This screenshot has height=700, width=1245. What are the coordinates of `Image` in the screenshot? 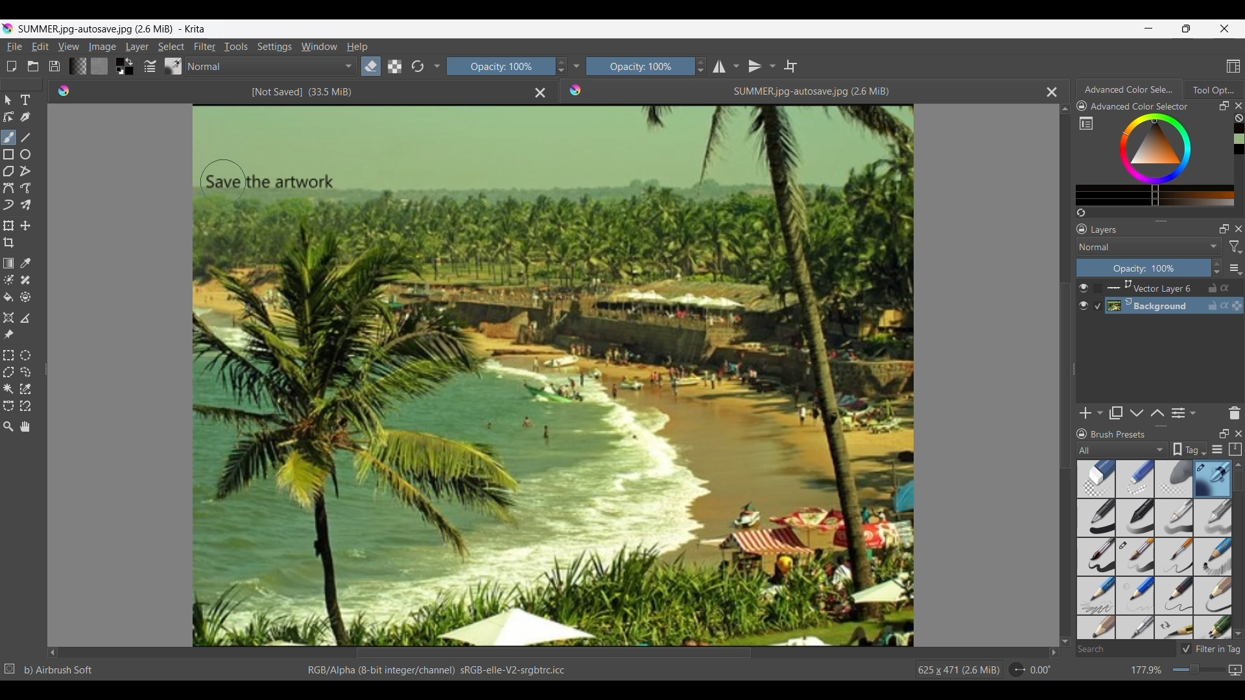 It's located at (102, 47).